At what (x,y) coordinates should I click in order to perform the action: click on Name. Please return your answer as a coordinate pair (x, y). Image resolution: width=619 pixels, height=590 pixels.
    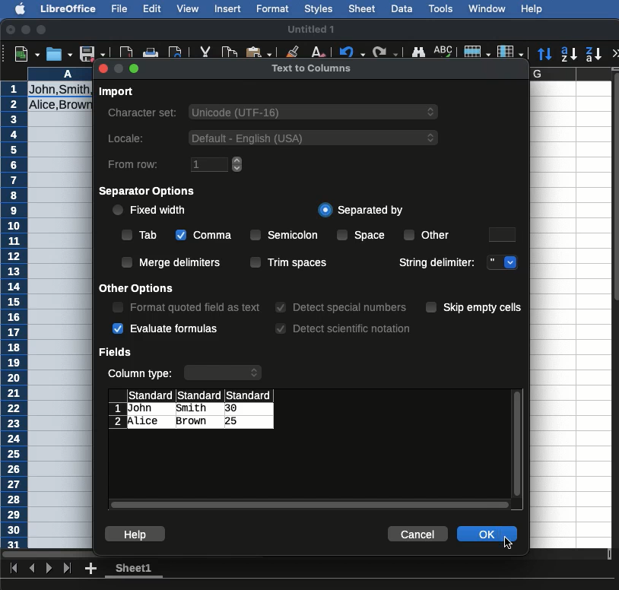
    Looking at the image, I should click on (314, 30).